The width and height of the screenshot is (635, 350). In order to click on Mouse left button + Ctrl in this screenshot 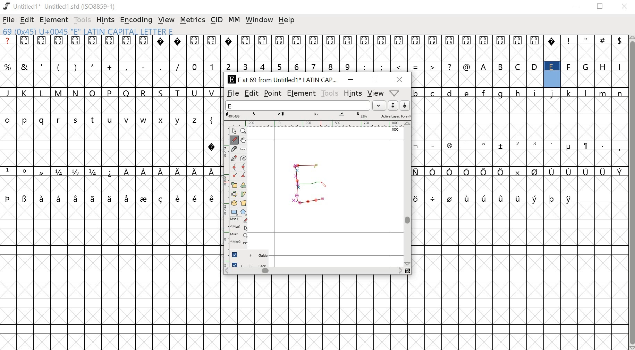, I will do `click(239, 228)`.